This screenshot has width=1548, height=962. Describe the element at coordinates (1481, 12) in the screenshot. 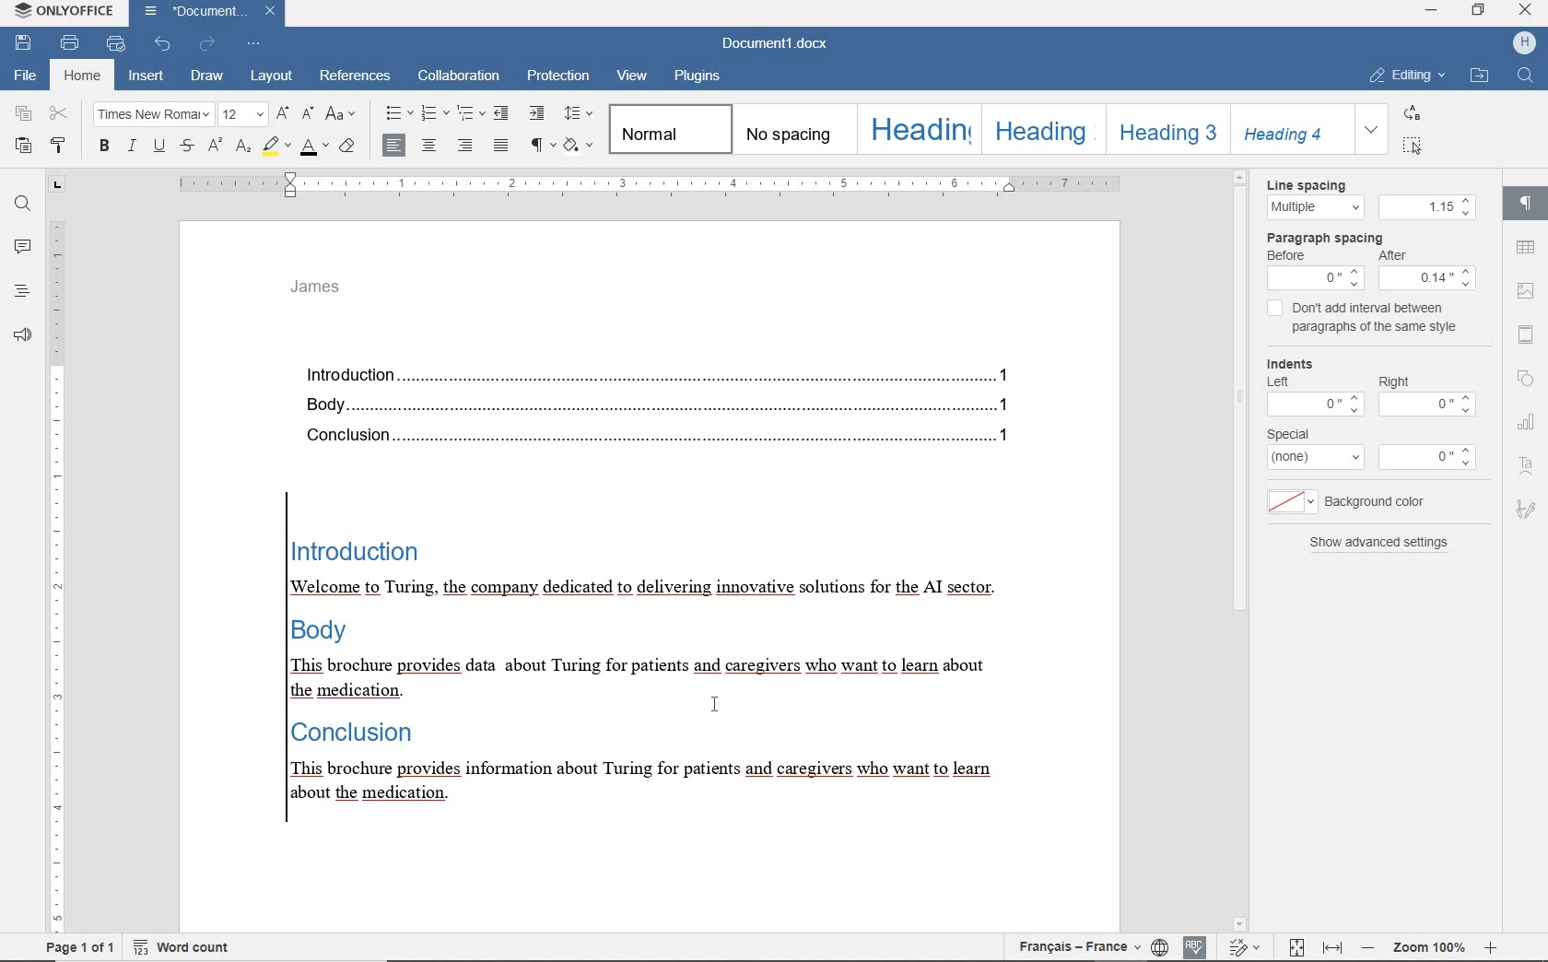

I see `restore down` at that location.